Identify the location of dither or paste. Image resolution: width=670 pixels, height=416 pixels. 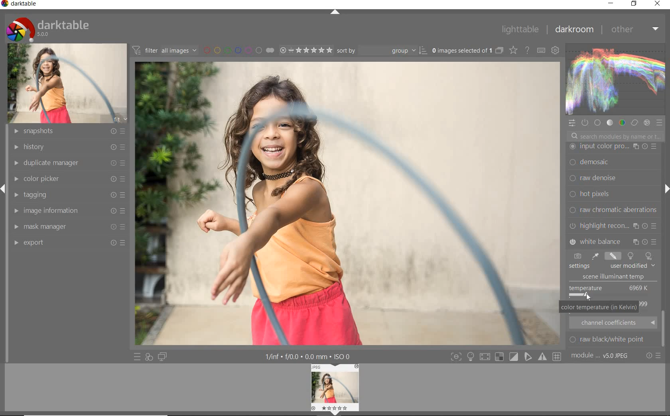
(611, 179).